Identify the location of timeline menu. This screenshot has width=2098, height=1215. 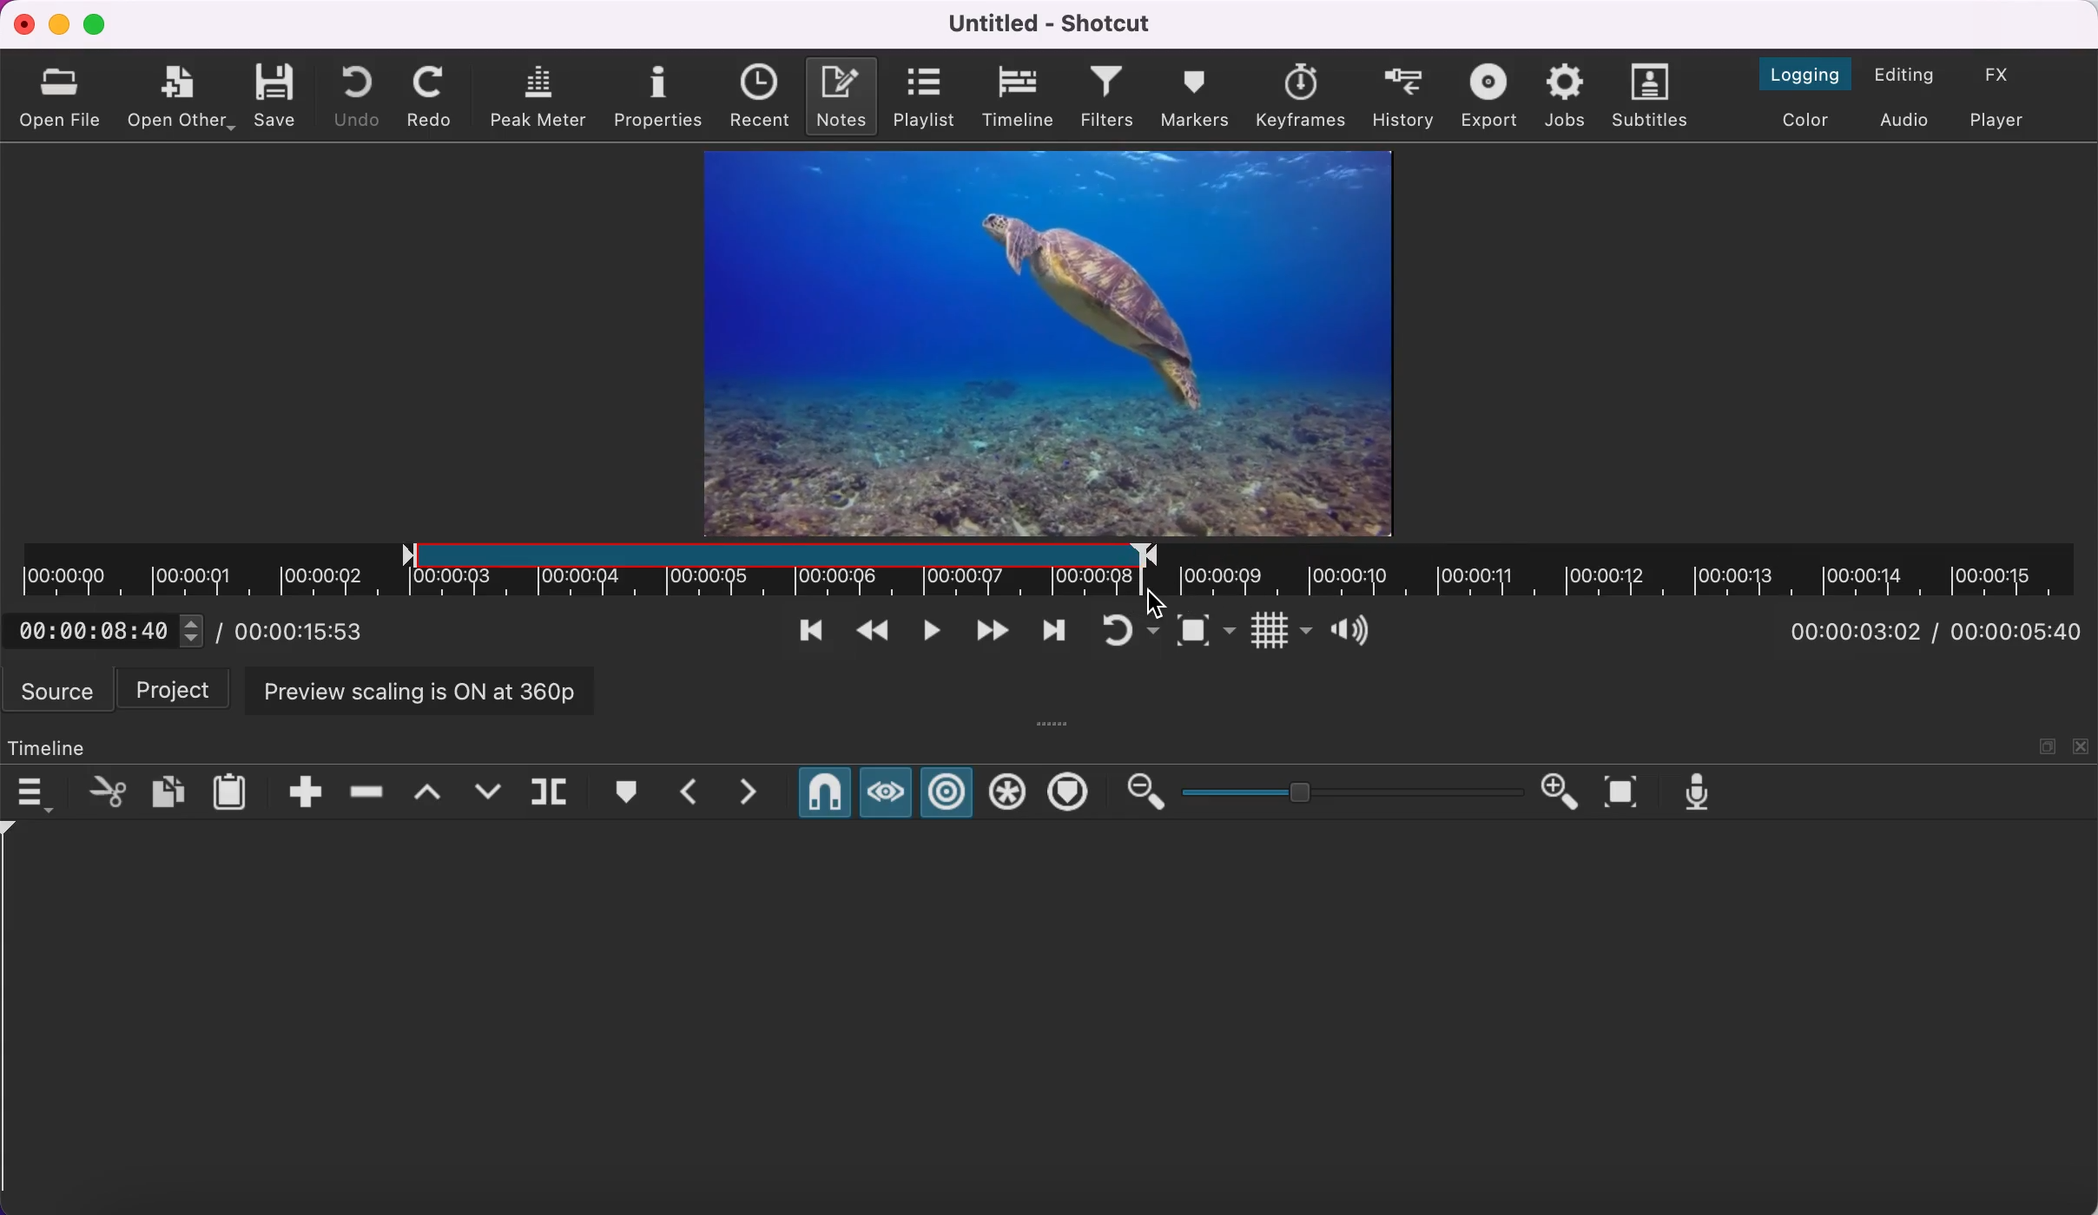
(36, 790).